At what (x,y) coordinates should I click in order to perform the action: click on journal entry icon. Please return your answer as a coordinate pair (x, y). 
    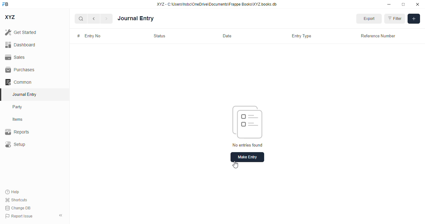
    Looking at the image, I should click on (247, 123).